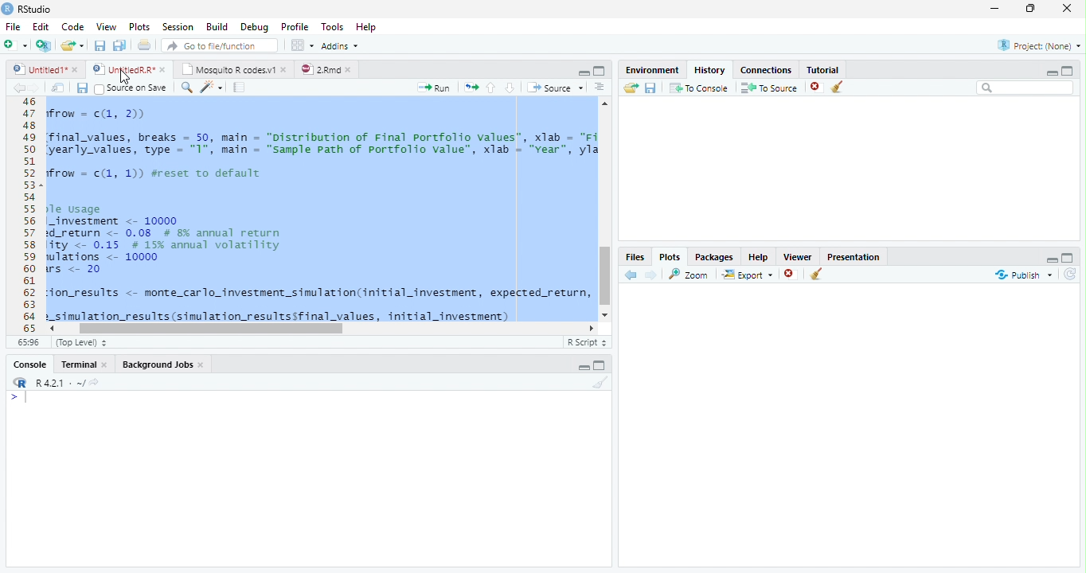 The height and width of the screenshot is (573, 1086). I want to click on monte_cario investment _simuiation{initial investment, expected_return, volatility, num simulations, num years), so click(282, 344).